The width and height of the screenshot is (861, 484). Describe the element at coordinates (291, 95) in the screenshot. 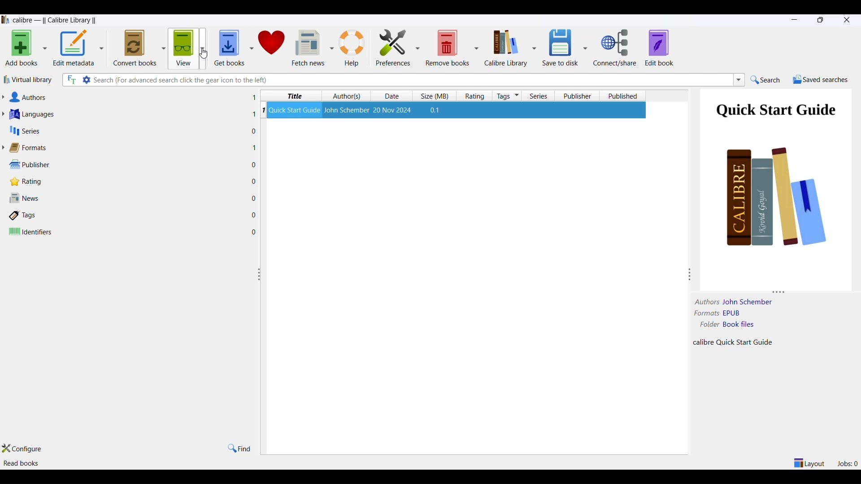

I see `title` at that location.